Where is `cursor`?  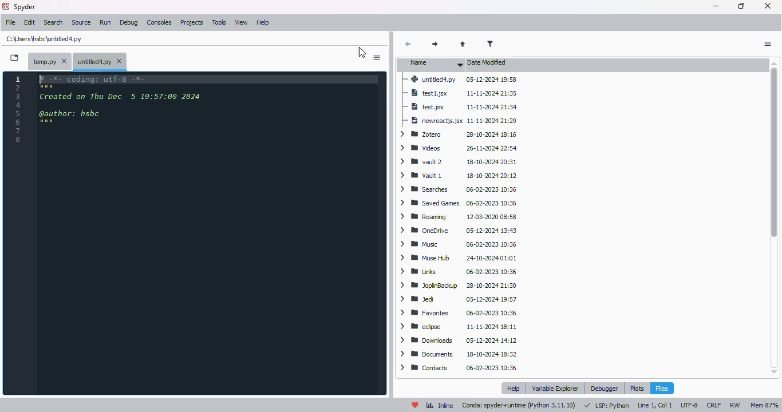
cursor is located at coordinates (362, 53).